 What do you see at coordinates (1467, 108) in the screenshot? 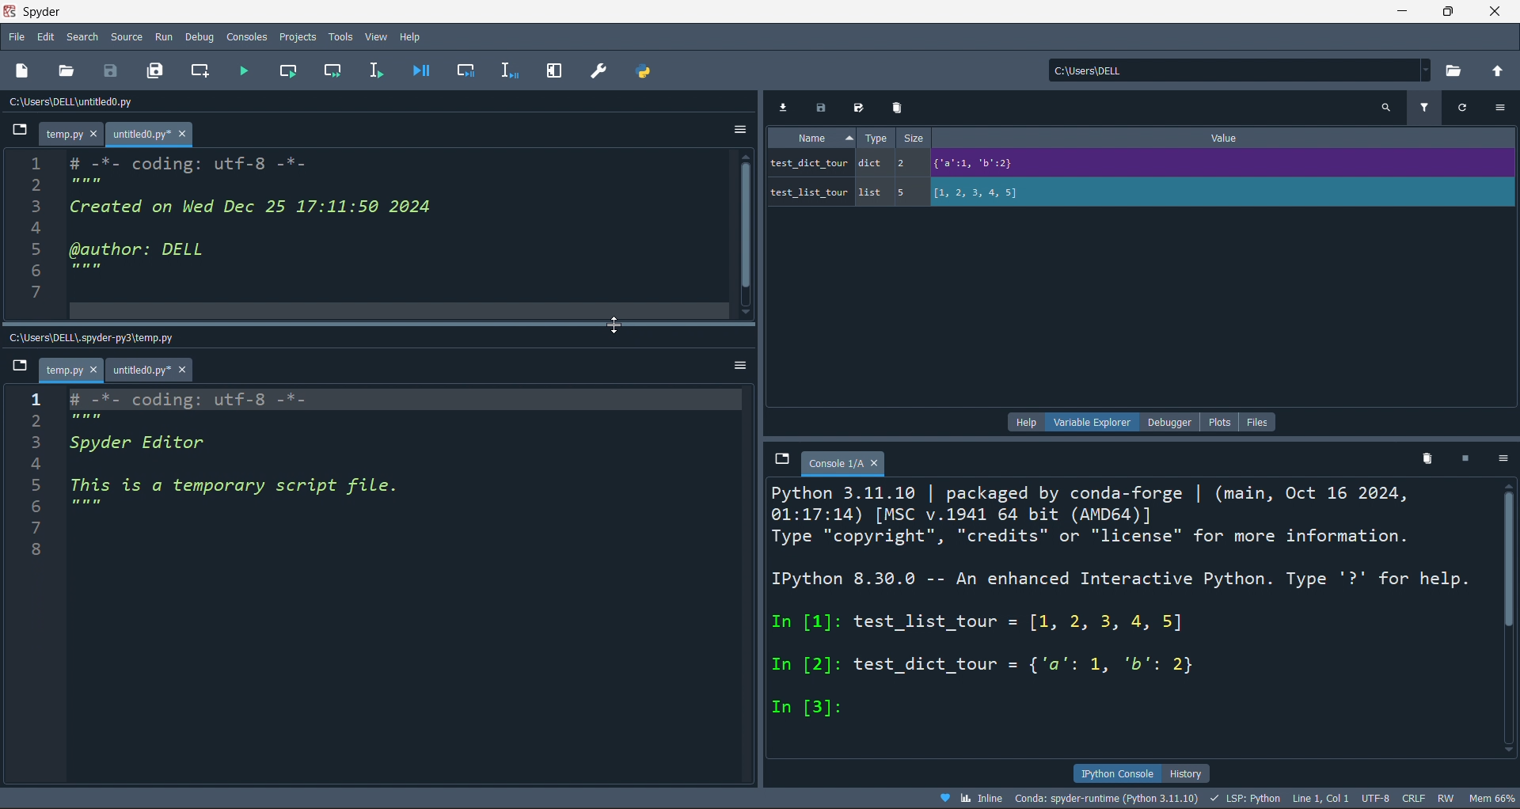
I see `refresh` at bounding box center [1467, 108].